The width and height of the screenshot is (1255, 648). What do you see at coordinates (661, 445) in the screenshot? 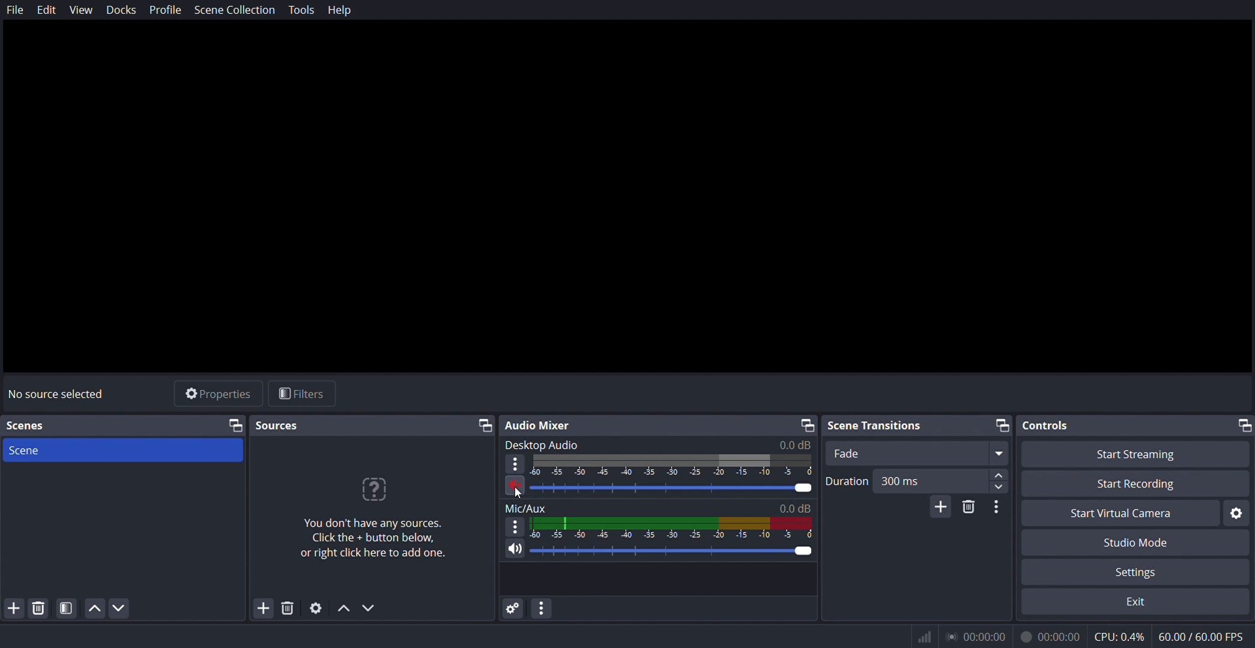
I see `desktop audio` at bounding box center [661, 445].